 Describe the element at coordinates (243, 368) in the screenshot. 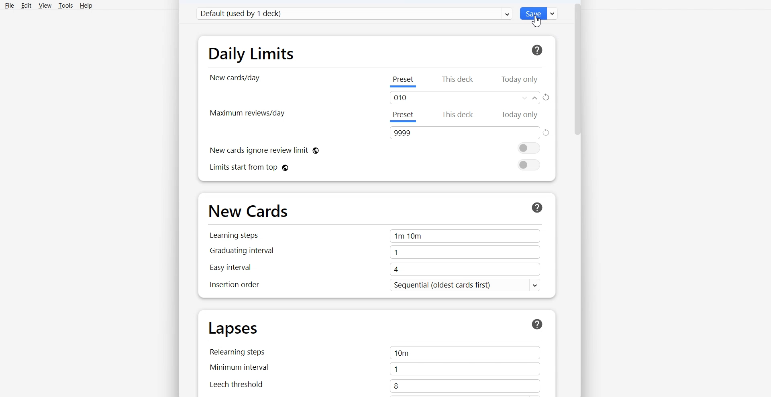

I see `Minimum interval` at that location.